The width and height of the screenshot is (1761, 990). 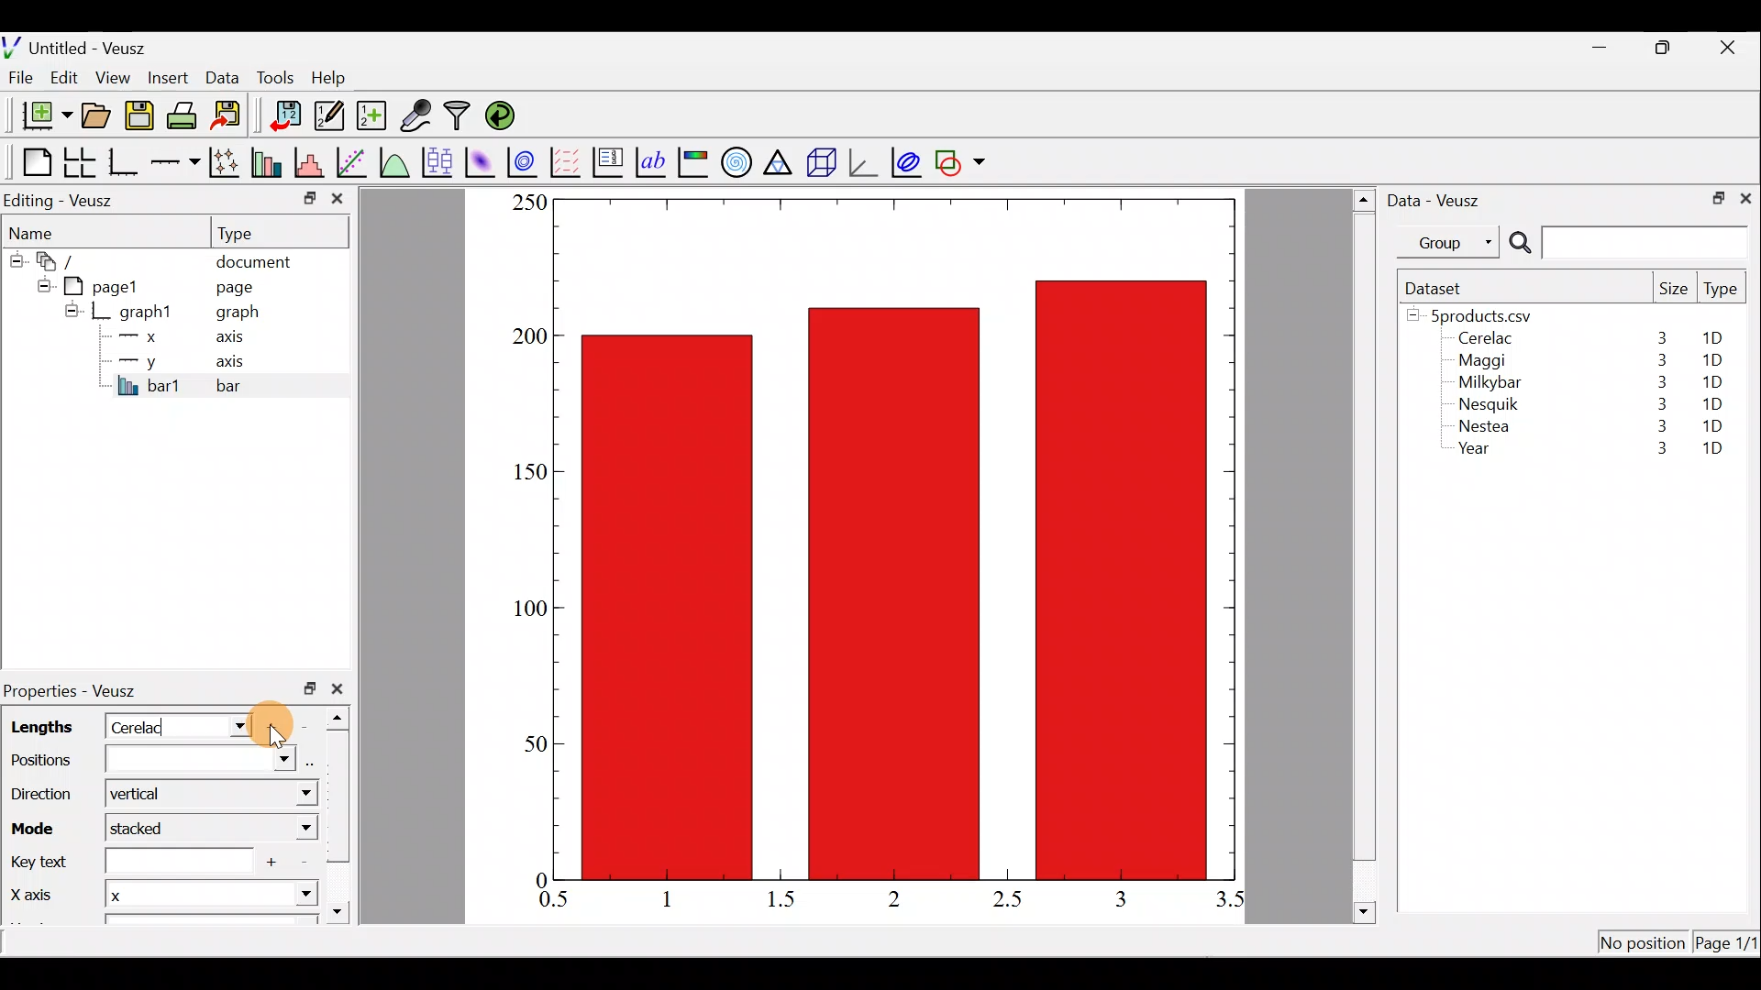 I want to click on Size, so click(x=1673, y=290).